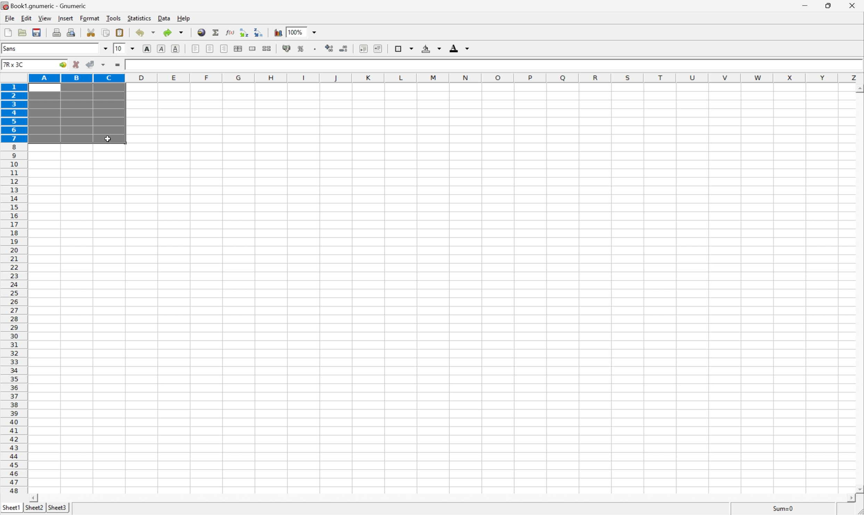 The width and height of the screenshot is (864, 515). I want to click on enter formula, so click(118, 66).